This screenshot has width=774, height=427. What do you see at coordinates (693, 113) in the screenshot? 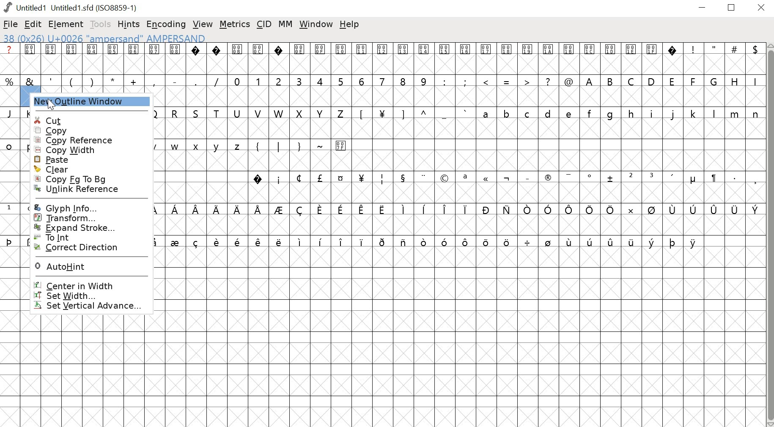
I see `k` at bounding box center [693, 113].